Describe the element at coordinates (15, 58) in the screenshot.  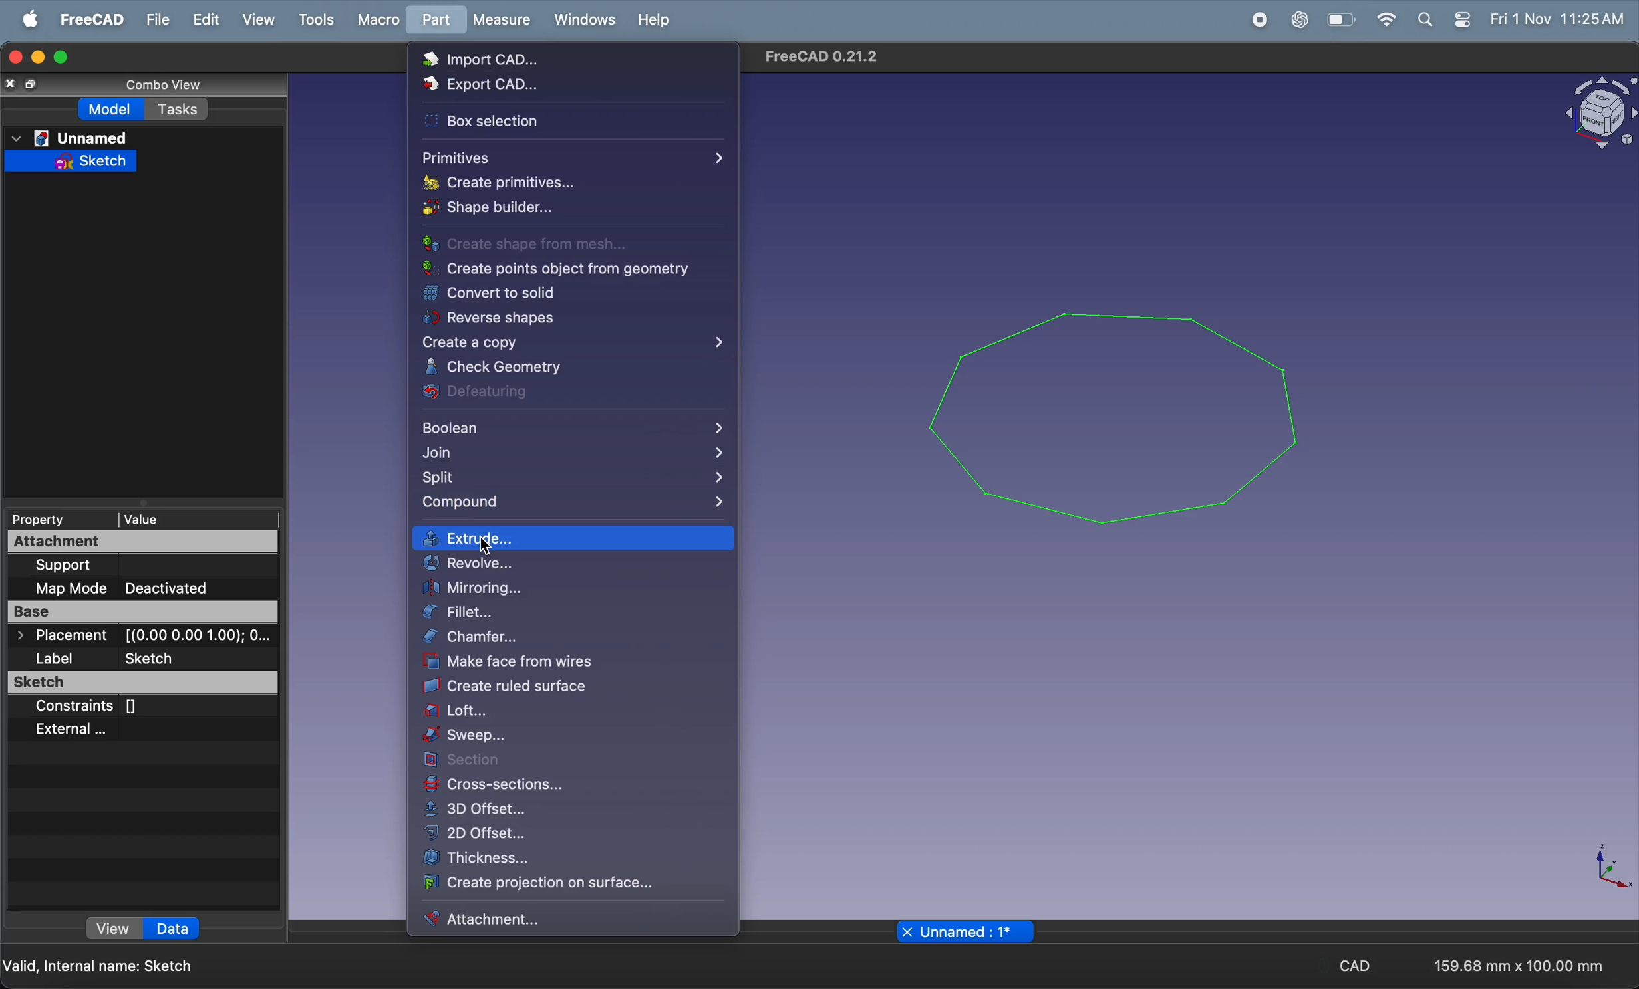
I see `closing window` at that location.